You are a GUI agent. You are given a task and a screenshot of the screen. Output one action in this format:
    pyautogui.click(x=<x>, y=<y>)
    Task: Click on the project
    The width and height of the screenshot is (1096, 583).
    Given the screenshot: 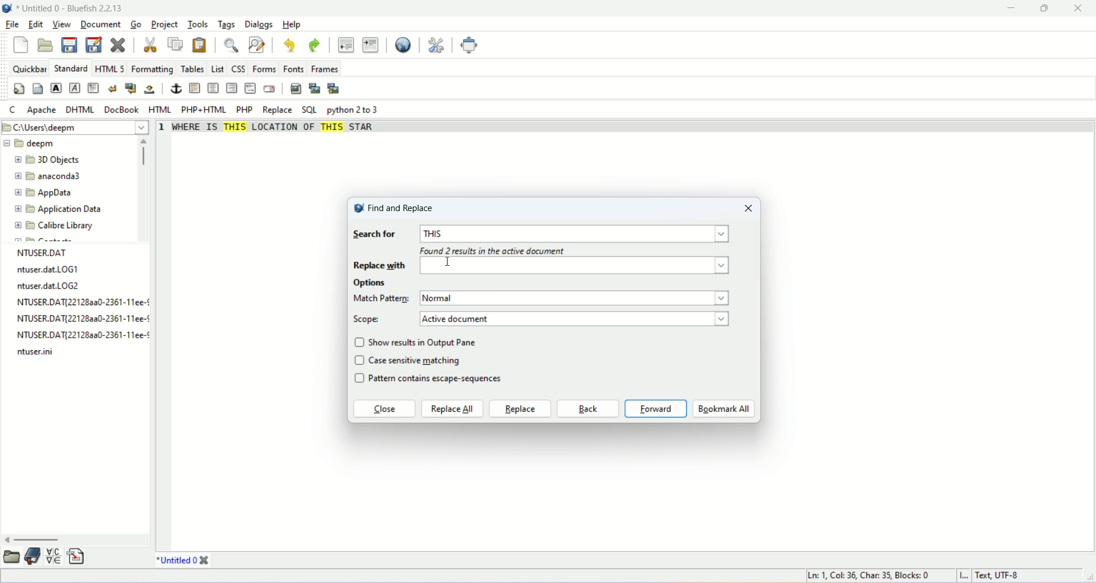 What is the action you would take?
    pyautogui.click(x=164, y=25)
    